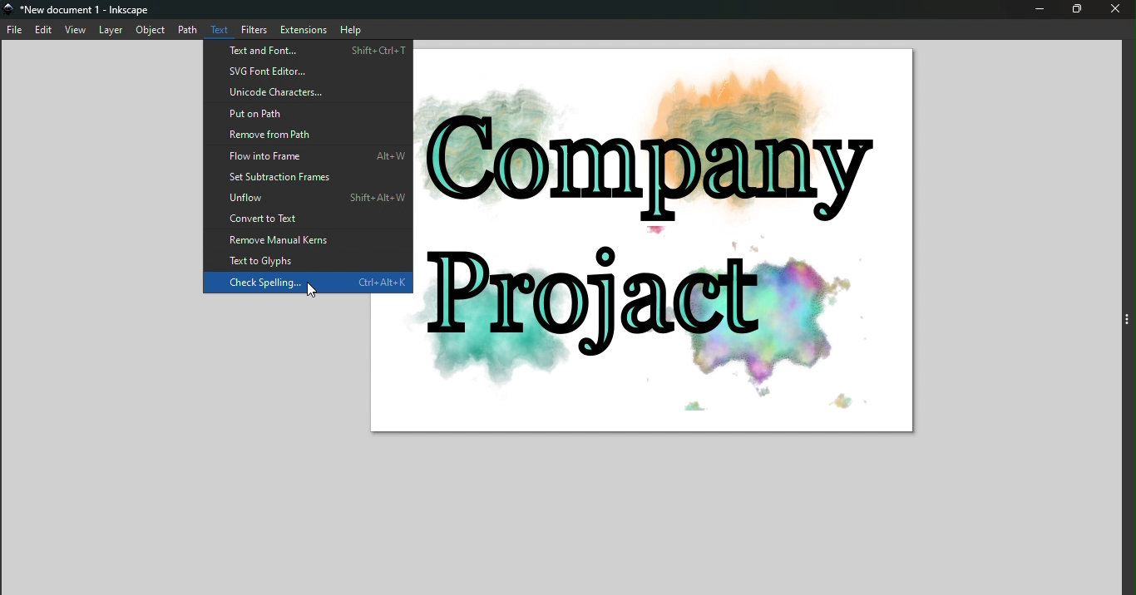  What do you see at coordinates (313, 291) in the screenshot?
I see `cursor` at bounding box center [313, 291].